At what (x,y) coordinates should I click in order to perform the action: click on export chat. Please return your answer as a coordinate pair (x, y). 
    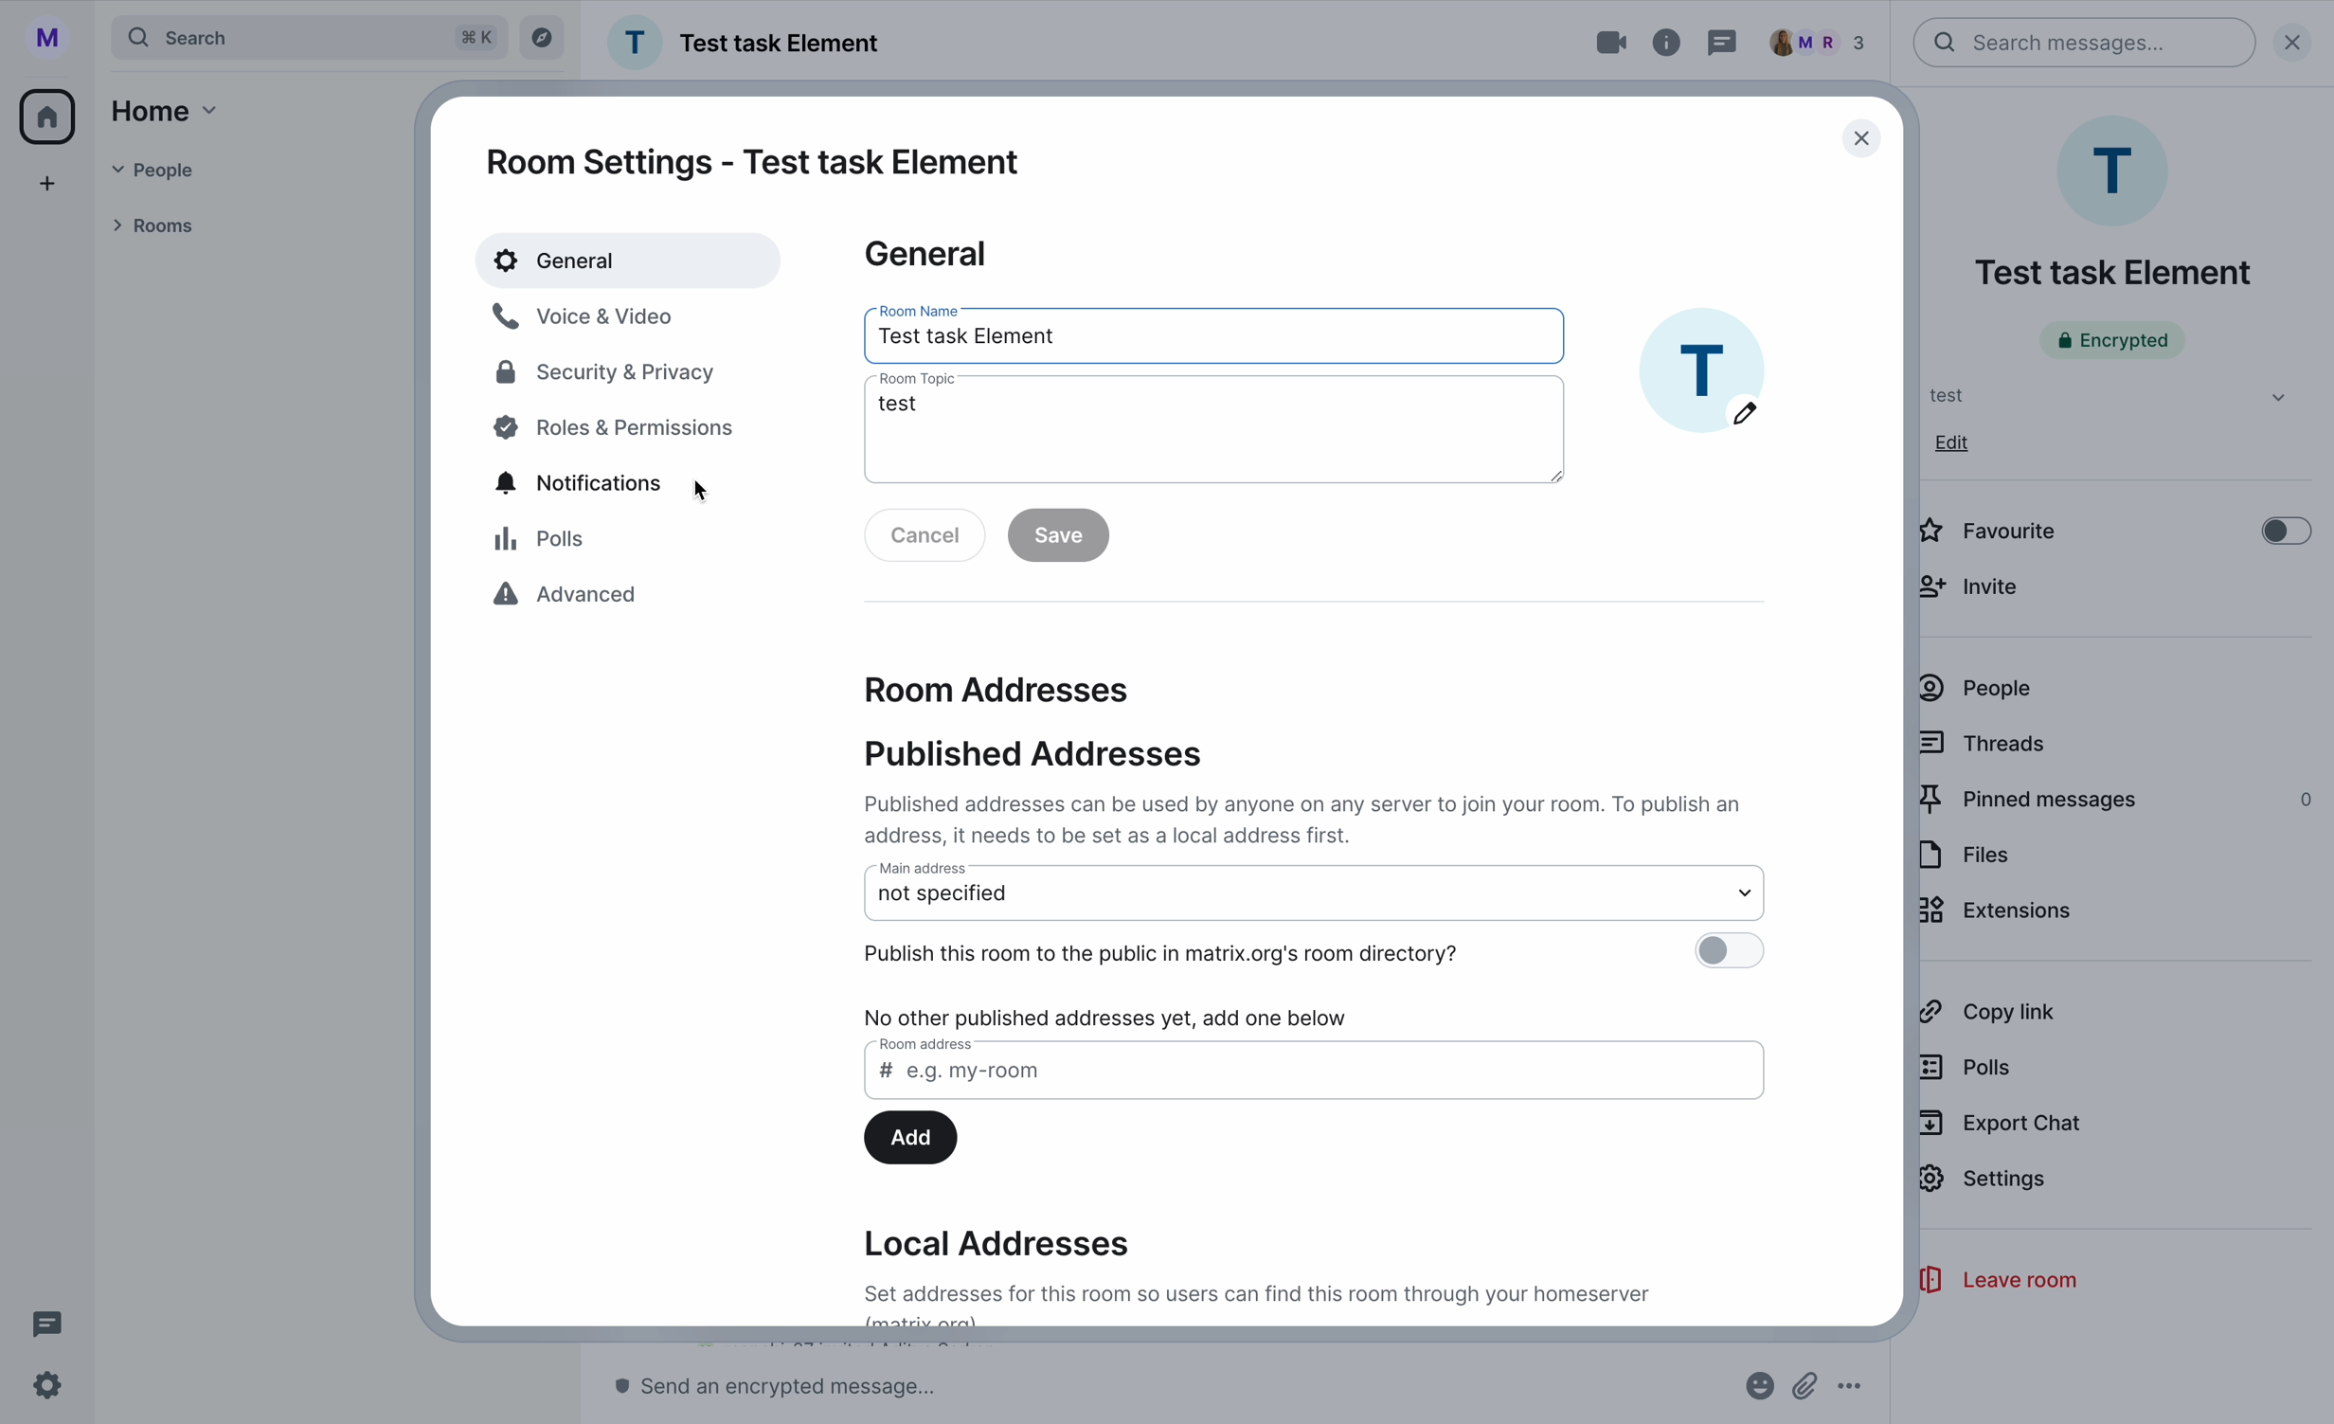
    Looking at the image, I should click on (2002, 1124).